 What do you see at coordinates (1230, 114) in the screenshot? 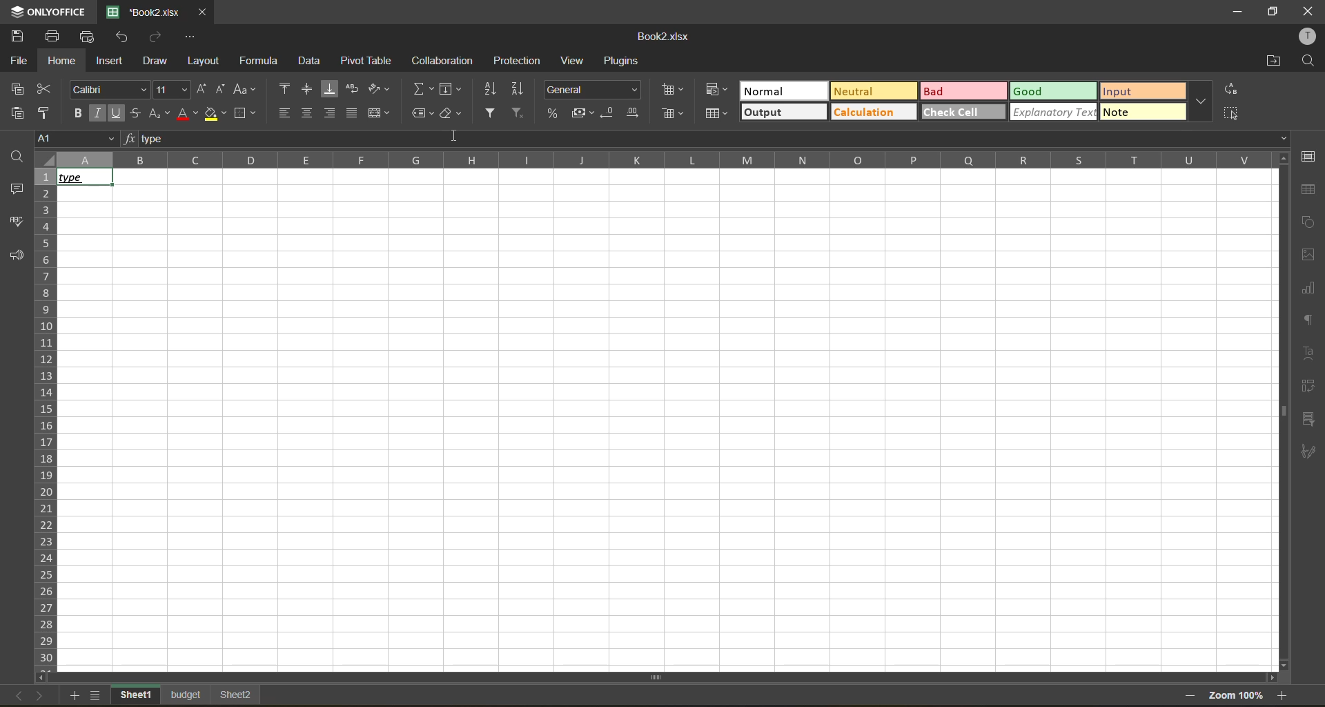
I see `select all` at bounding box center [1230, 114].